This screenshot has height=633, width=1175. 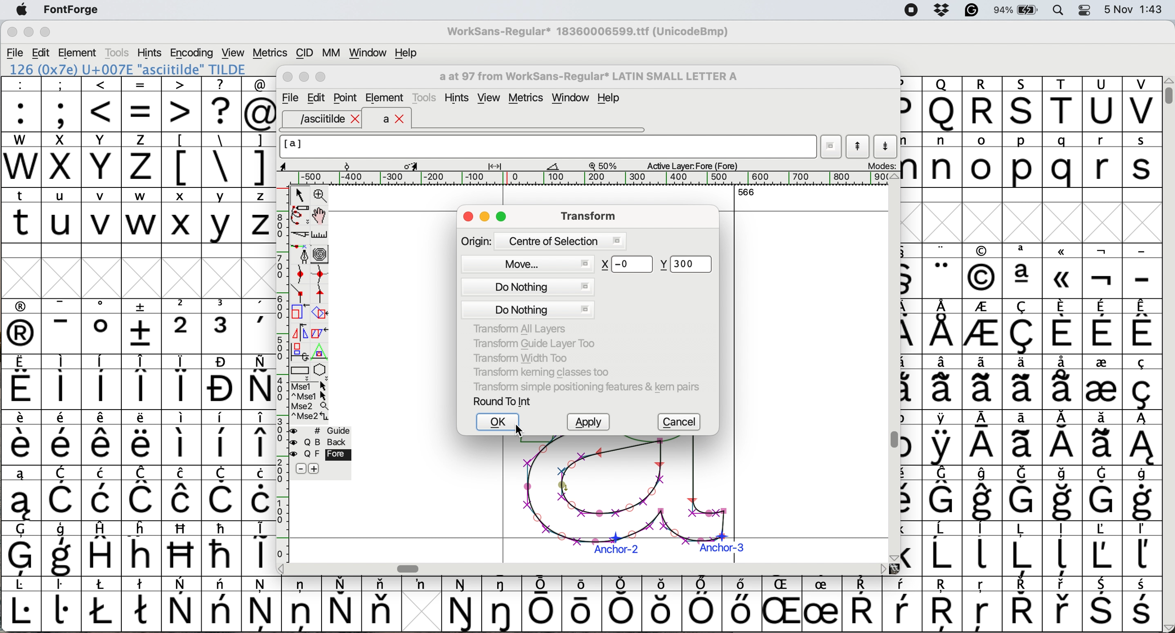 What do you see at coordinates (322, 334) in the screenshot?
I see `skew selection` at bounding box center [322, 334].